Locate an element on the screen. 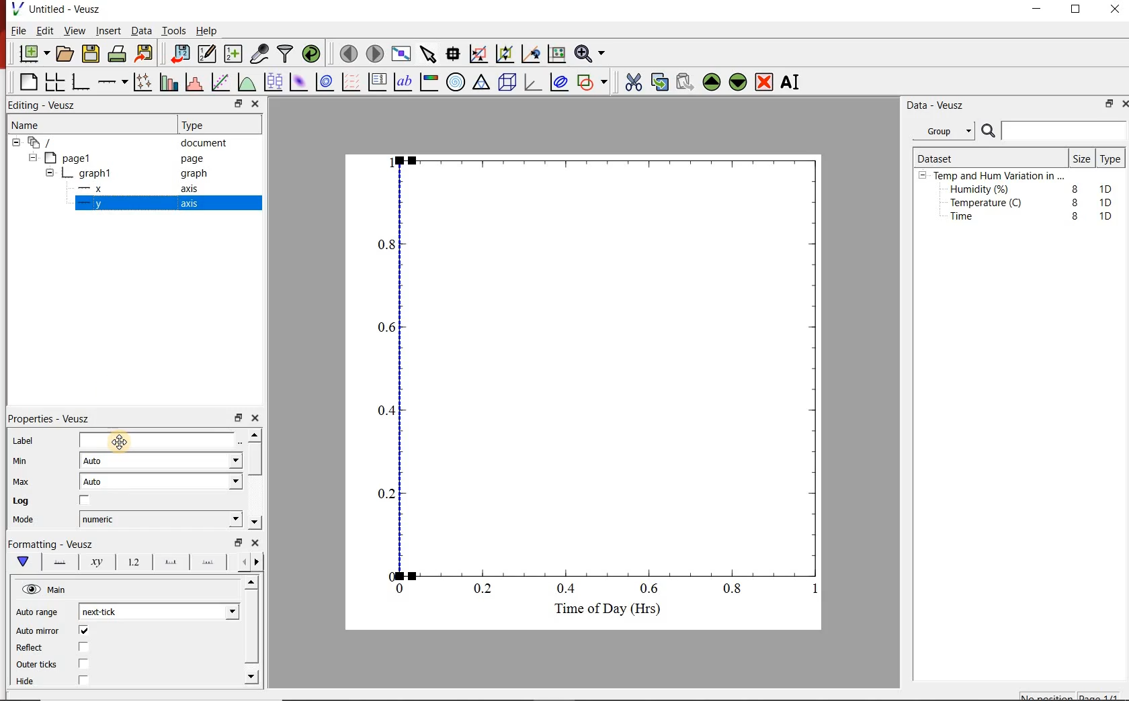  Auto mirror is located at coordinates (54, 631).